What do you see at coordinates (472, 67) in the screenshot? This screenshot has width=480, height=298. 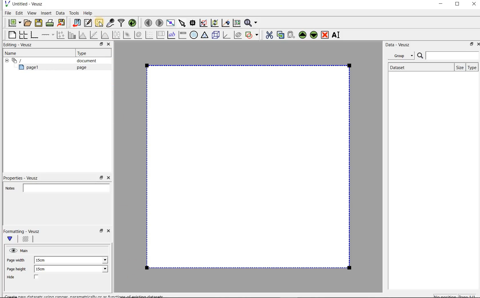 I see `Type` at bounding box center [472, 67].